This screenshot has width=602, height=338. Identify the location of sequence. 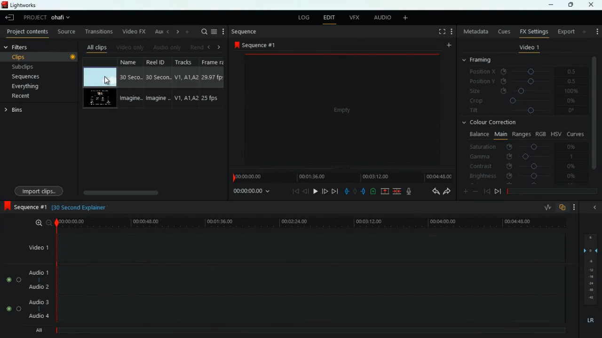
(256, 46).